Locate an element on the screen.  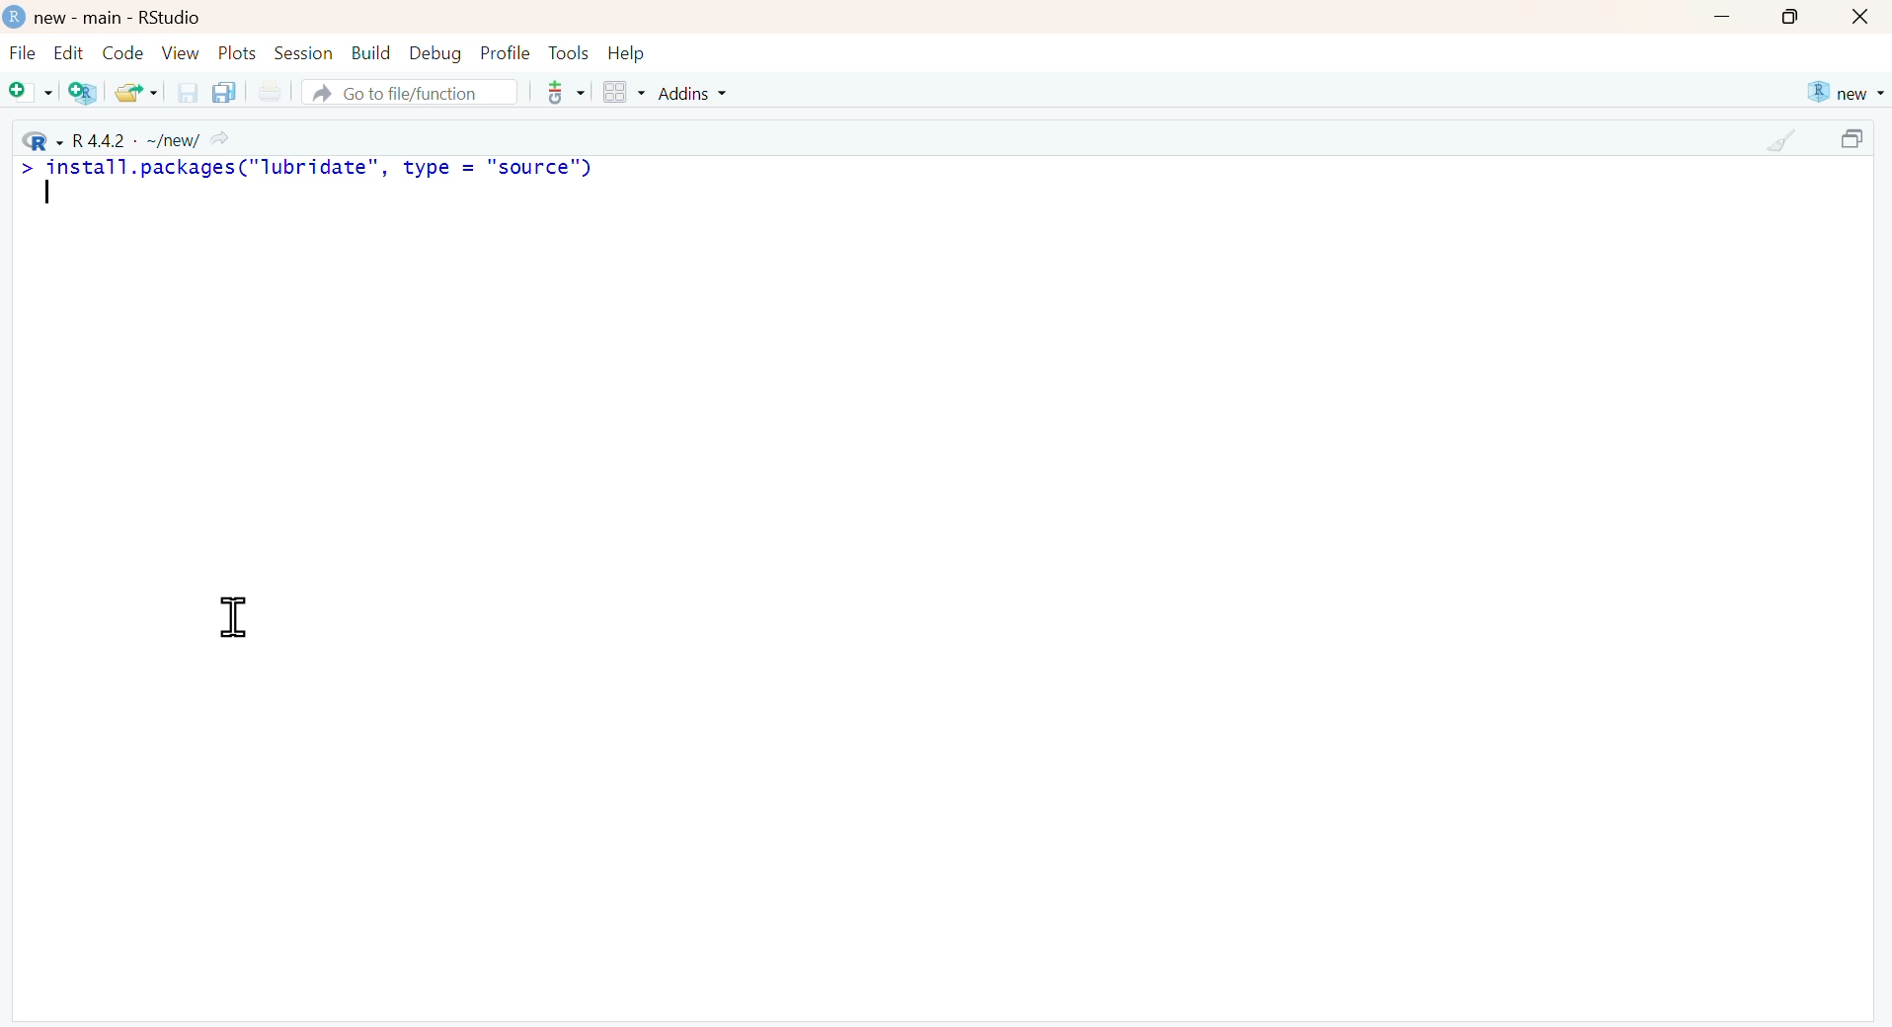
maximize is located at coordinates (1856, 141).